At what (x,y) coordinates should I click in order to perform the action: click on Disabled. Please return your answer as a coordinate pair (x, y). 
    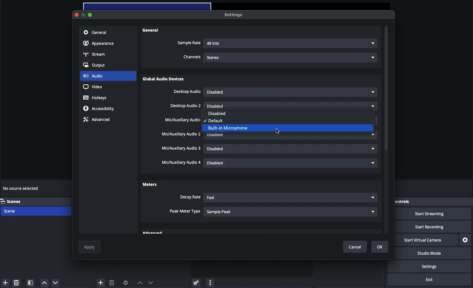
    Looking at the image, I should click on (219, 113).